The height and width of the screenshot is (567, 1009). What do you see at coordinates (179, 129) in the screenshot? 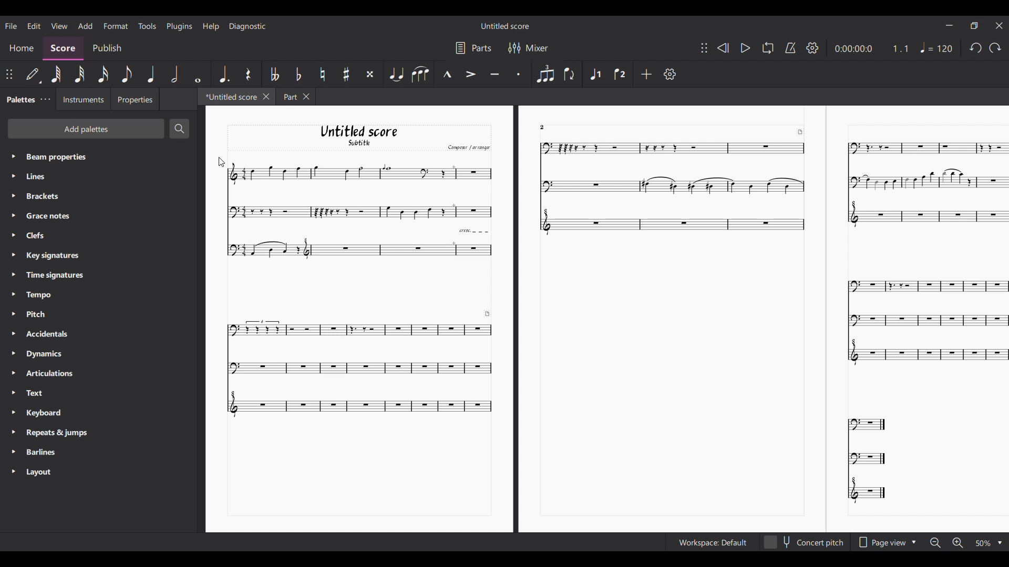
I see `Search` at bounding box center [179, 129].